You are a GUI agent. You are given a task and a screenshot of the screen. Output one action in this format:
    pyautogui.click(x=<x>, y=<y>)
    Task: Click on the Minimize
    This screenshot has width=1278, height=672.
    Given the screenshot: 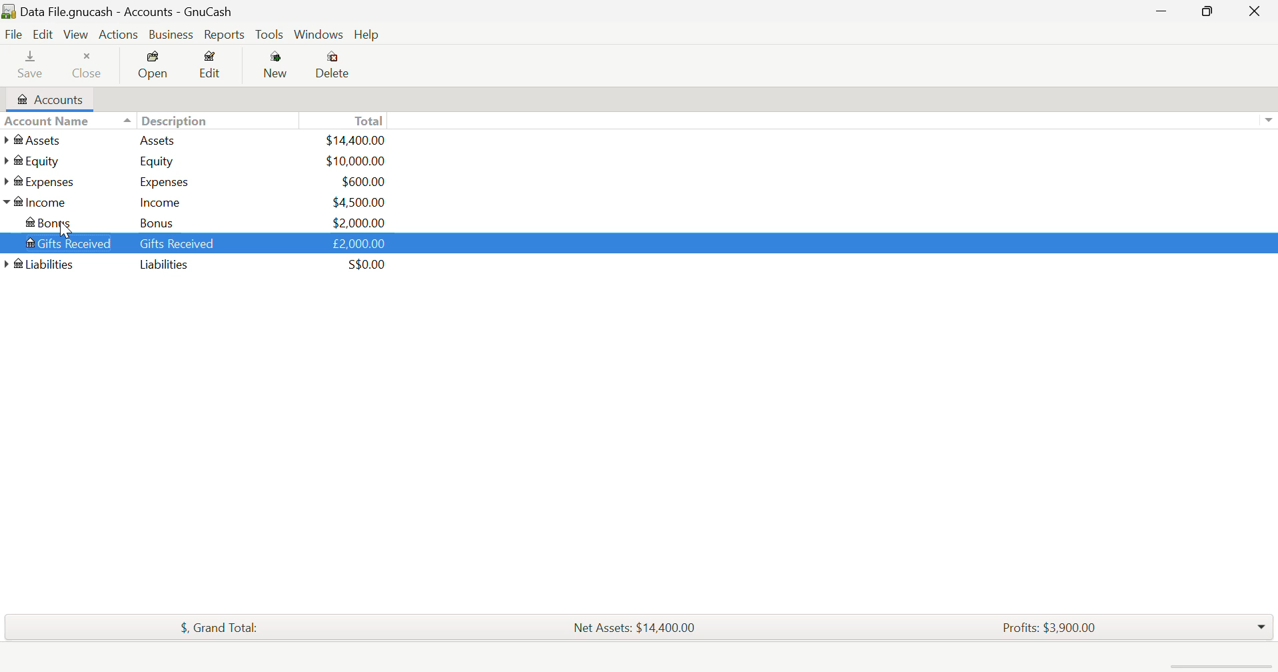 What is the action you would take?
    pyautogui.click(x=1212, y=11)
    